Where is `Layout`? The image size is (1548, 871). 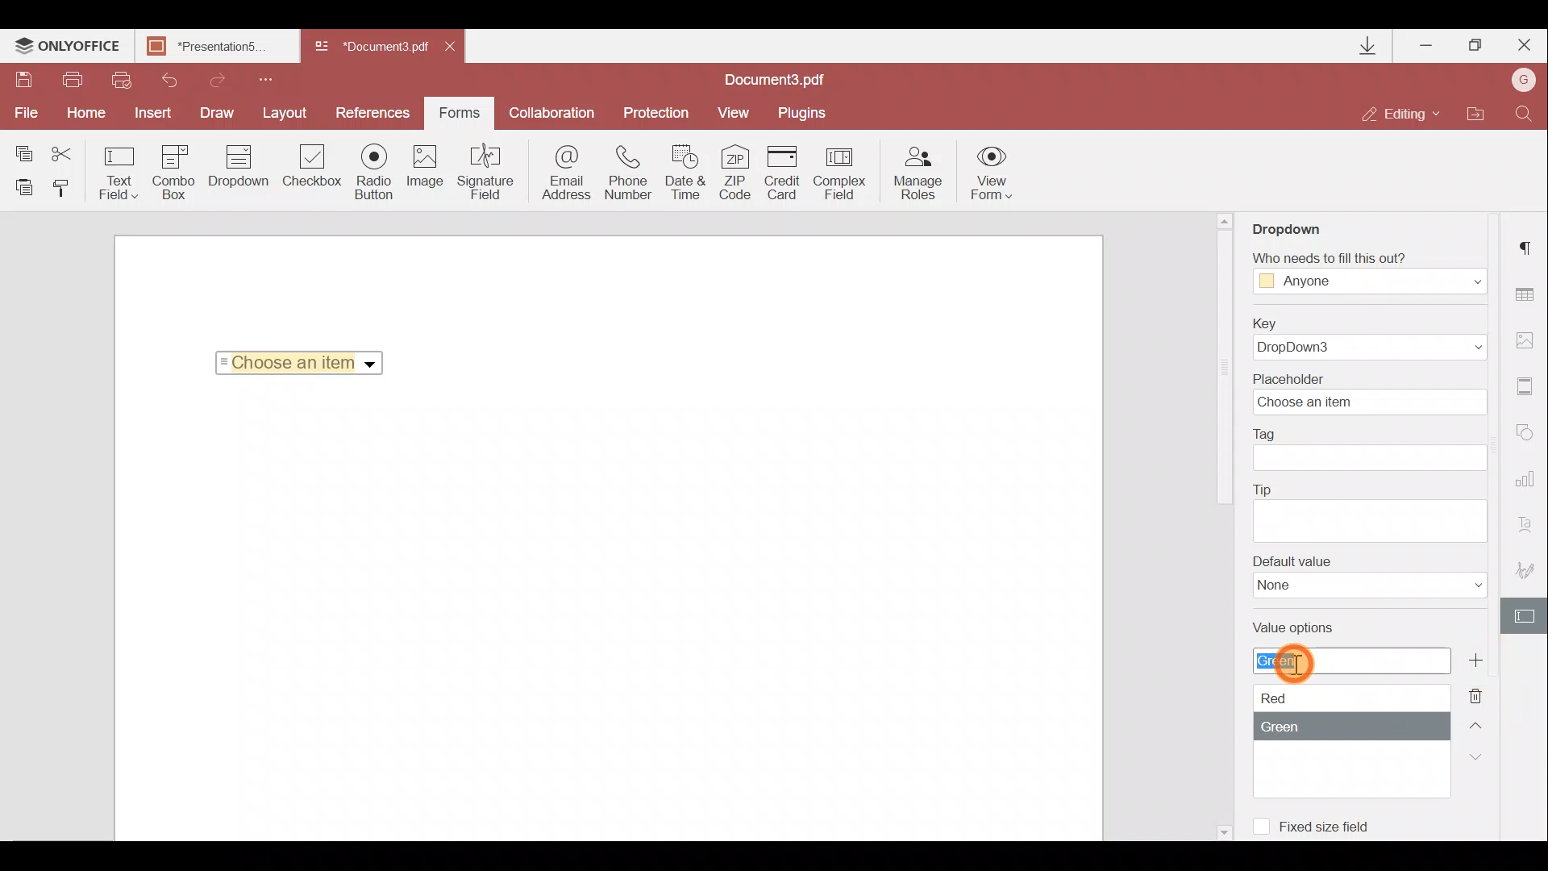
Layout is located at coordinates (289, 113).